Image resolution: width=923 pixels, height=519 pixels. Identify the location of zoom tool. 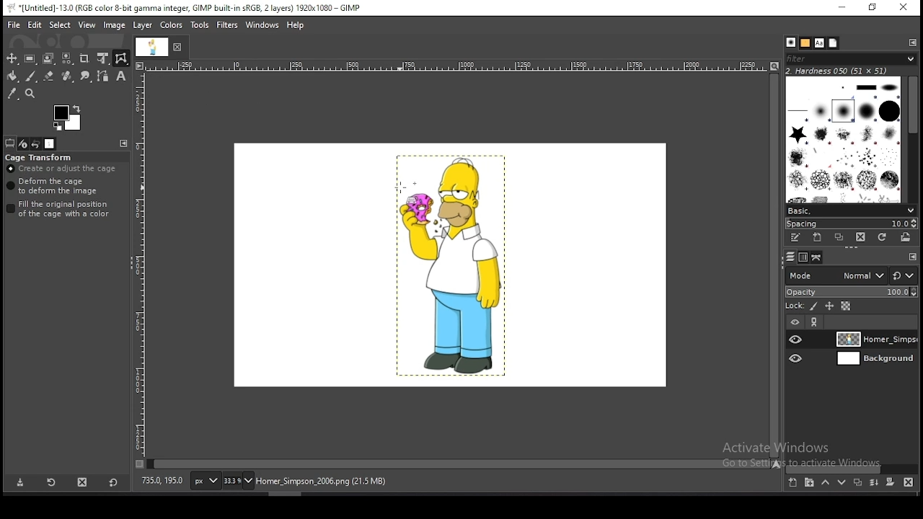
(30, 93).